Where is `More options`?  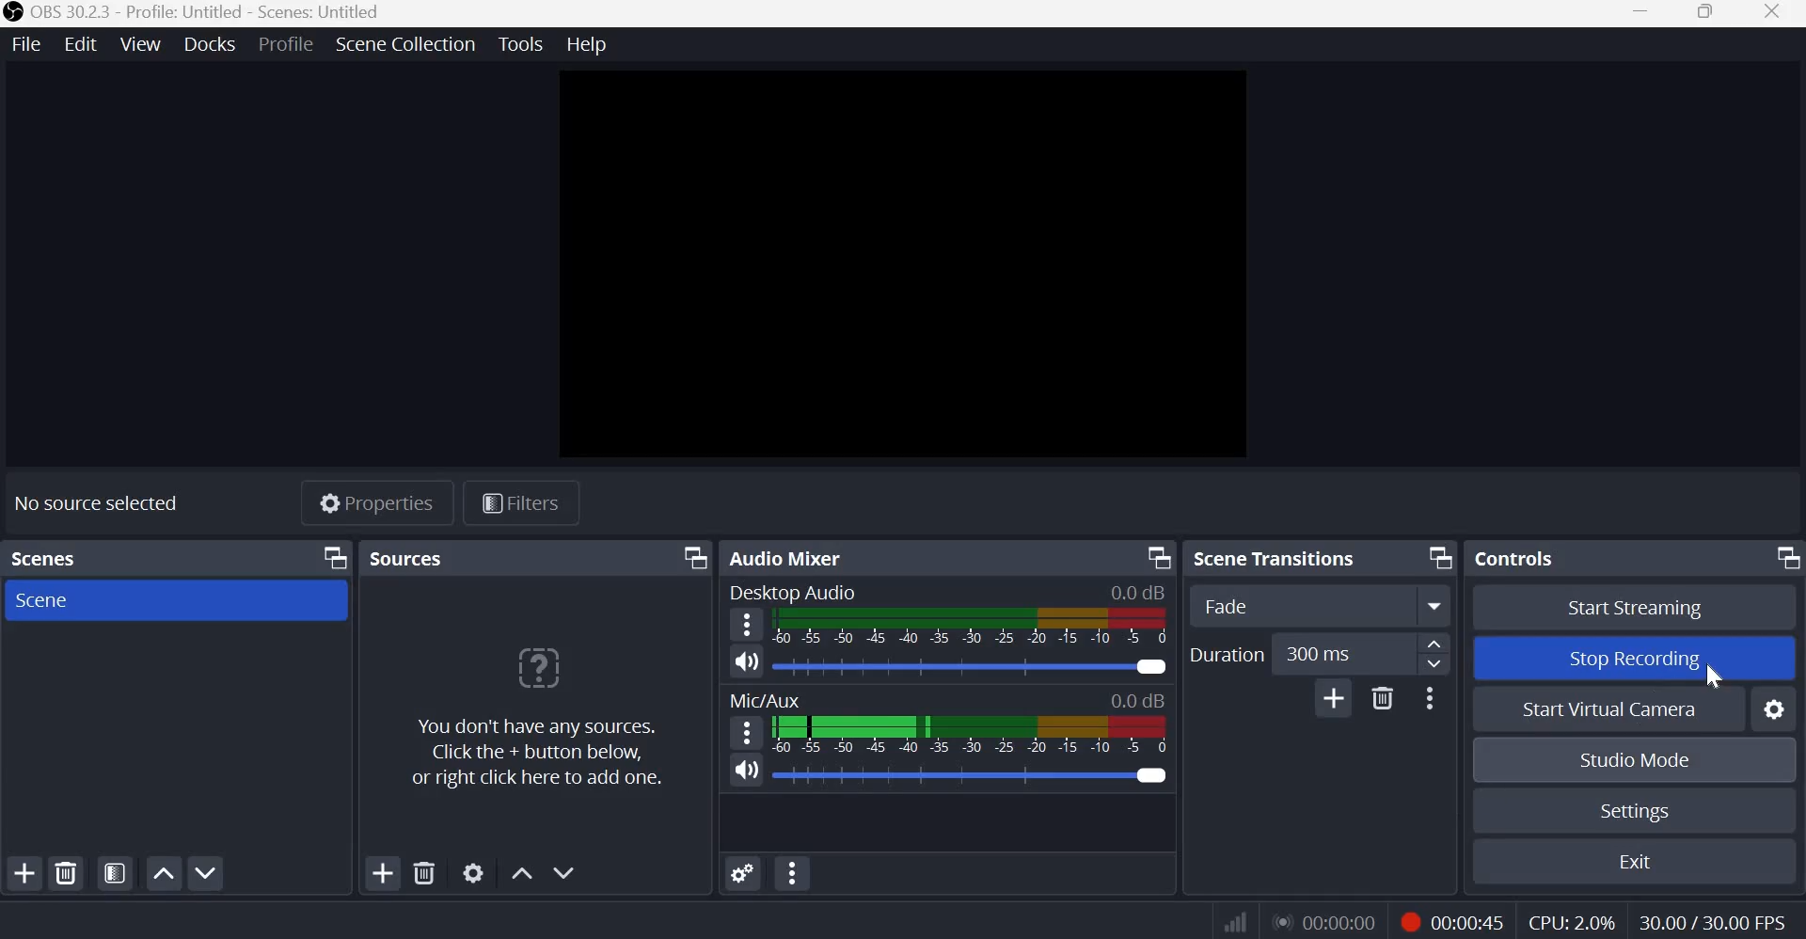 More options is located at coordinates (1435, 605).